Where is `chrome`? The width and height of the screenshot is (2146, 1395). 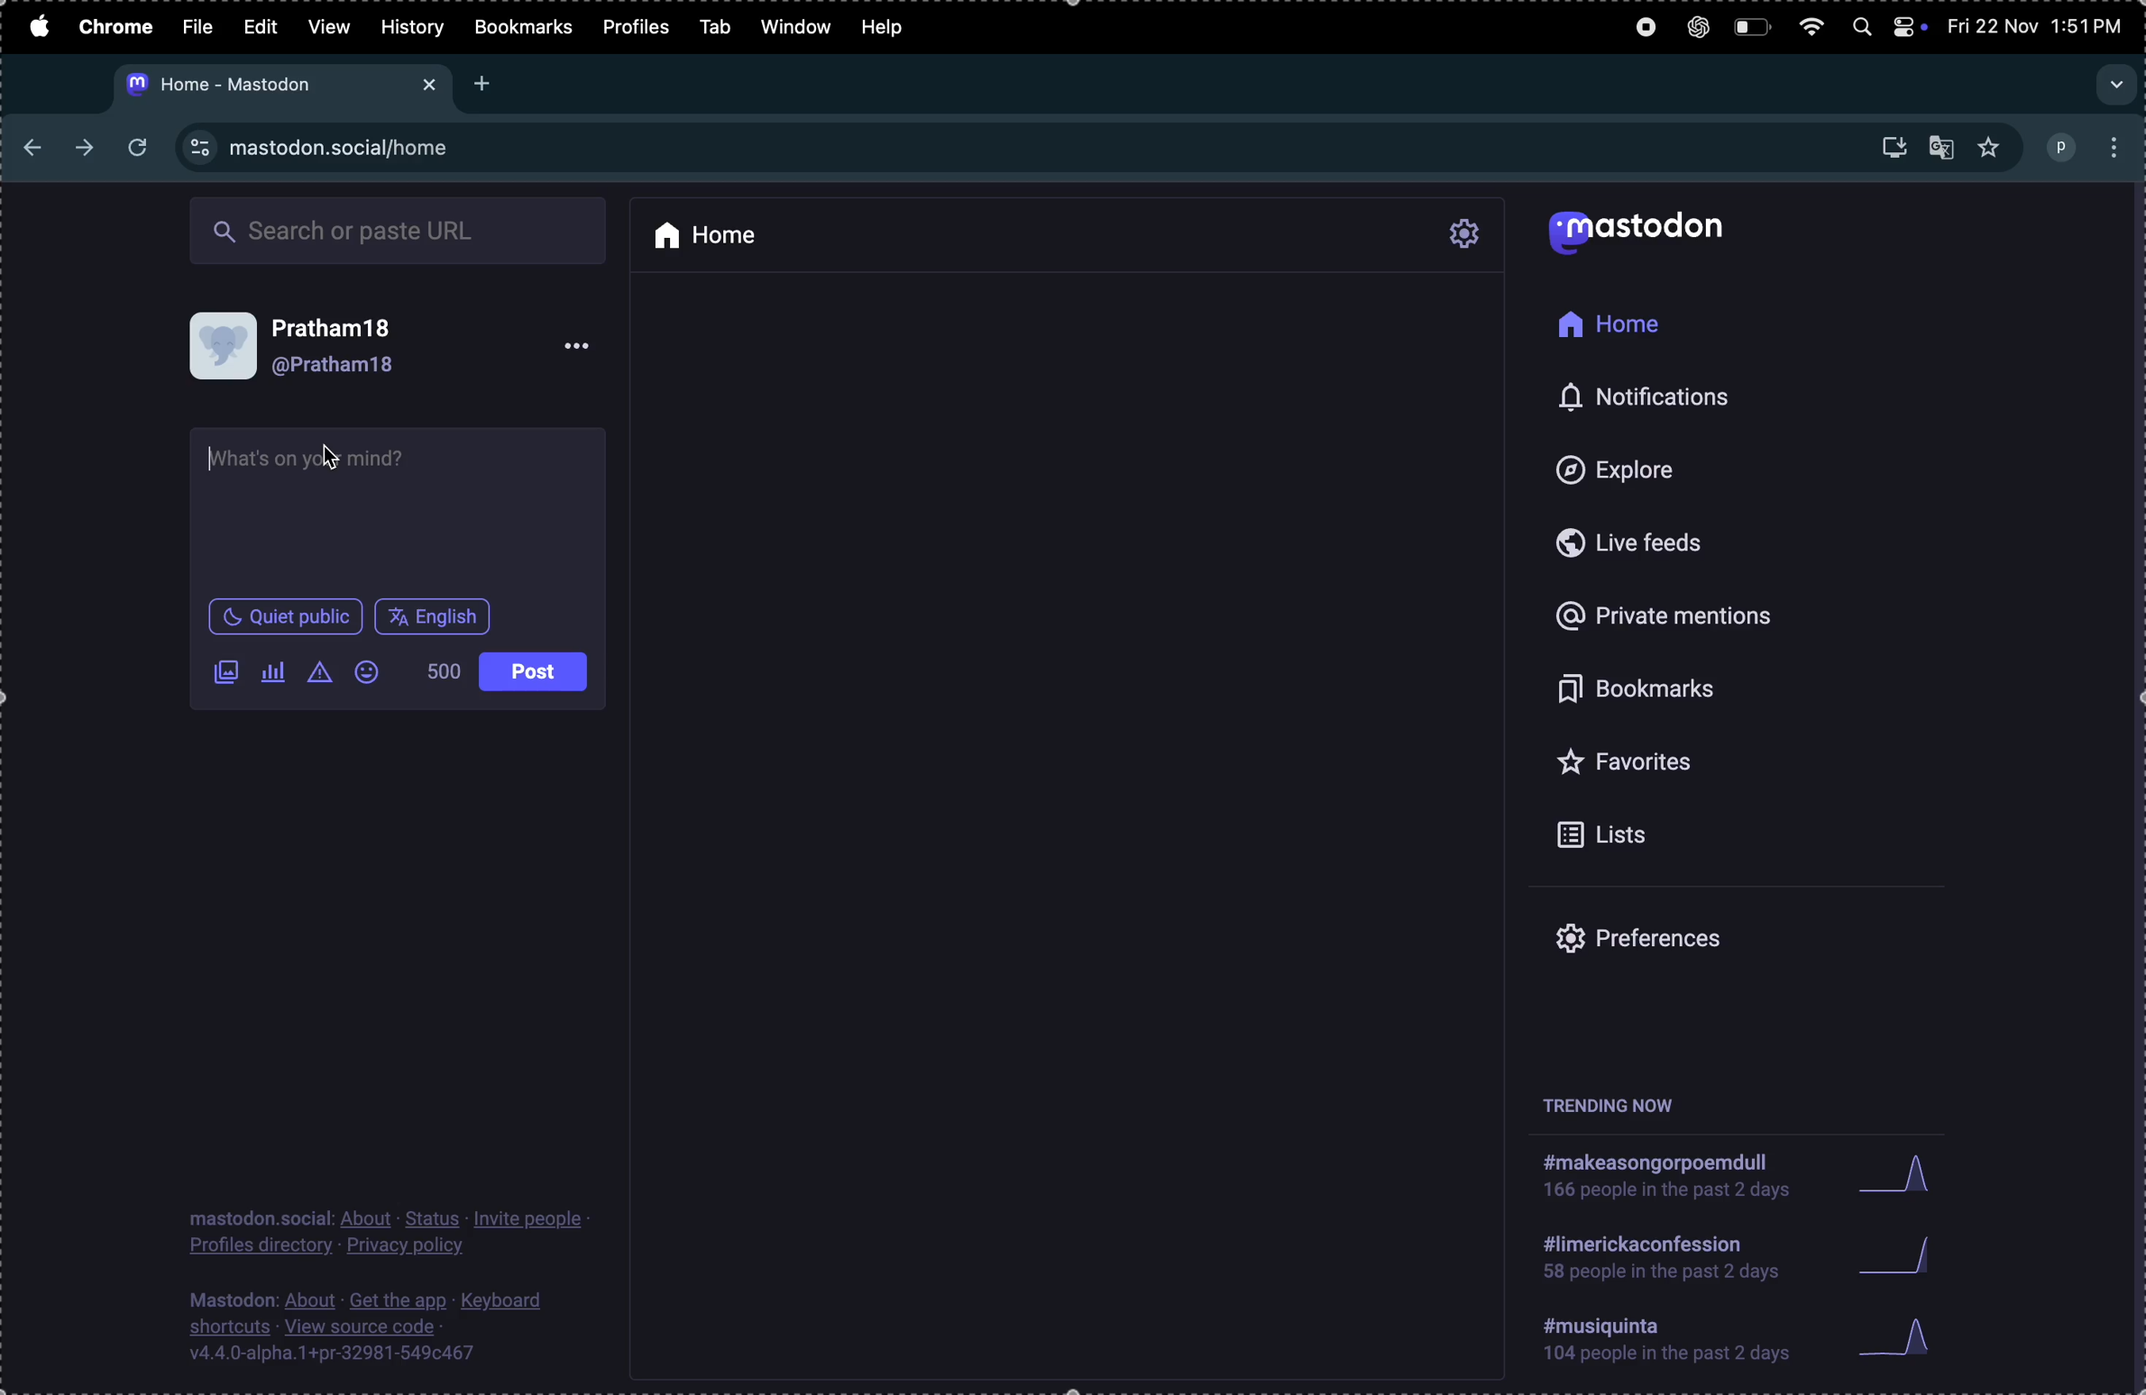 chrome is located at coordinates (113, 26).